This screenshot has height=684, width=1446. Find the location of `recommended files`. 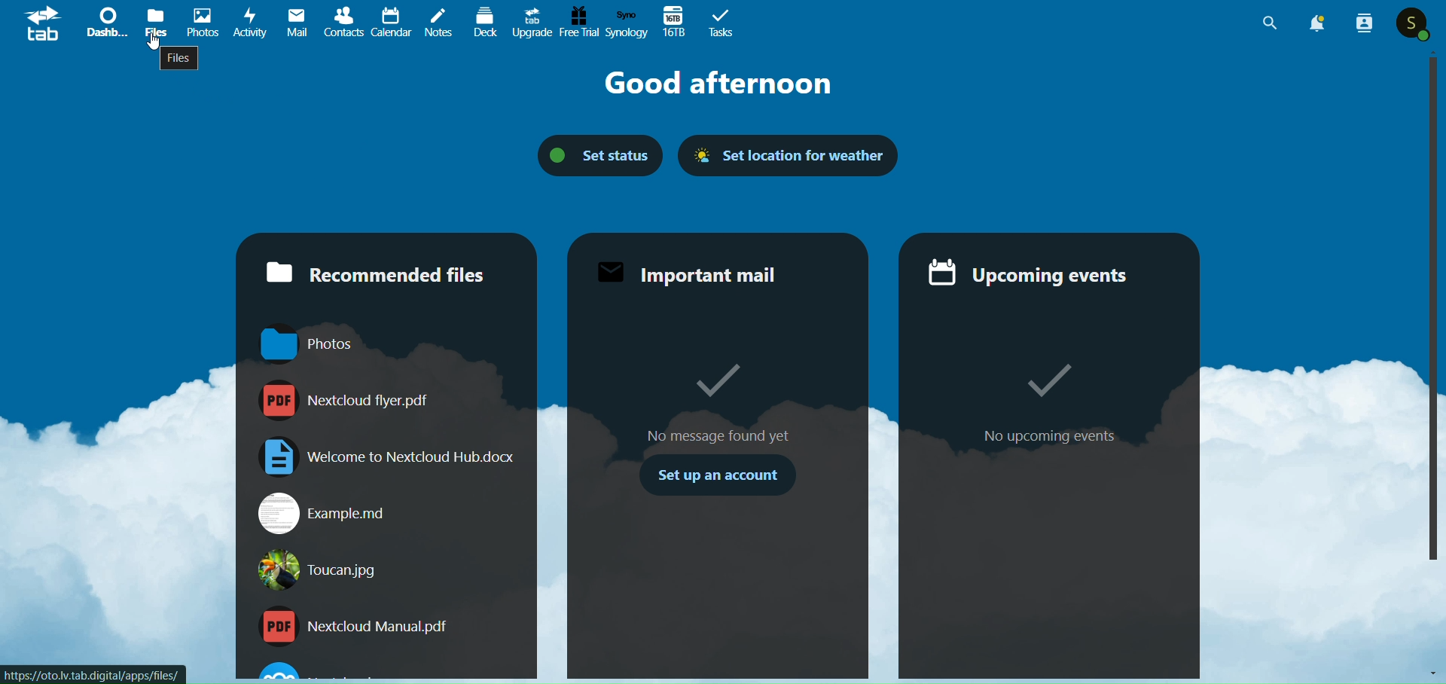

recommended files is located at coordinates (383, 273).